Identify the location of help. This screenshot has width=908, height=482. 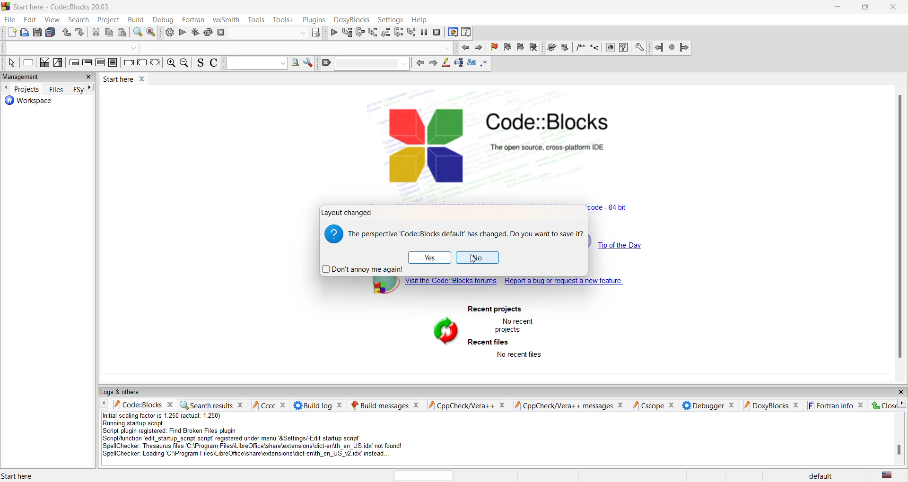
(419, 20).